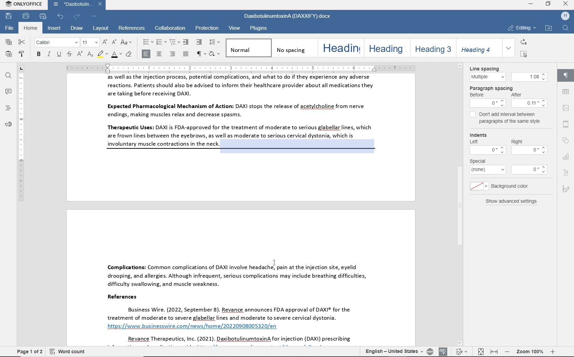  Describe the element at coordinates (566, 4) in the screenshot. I see `close` at that location.